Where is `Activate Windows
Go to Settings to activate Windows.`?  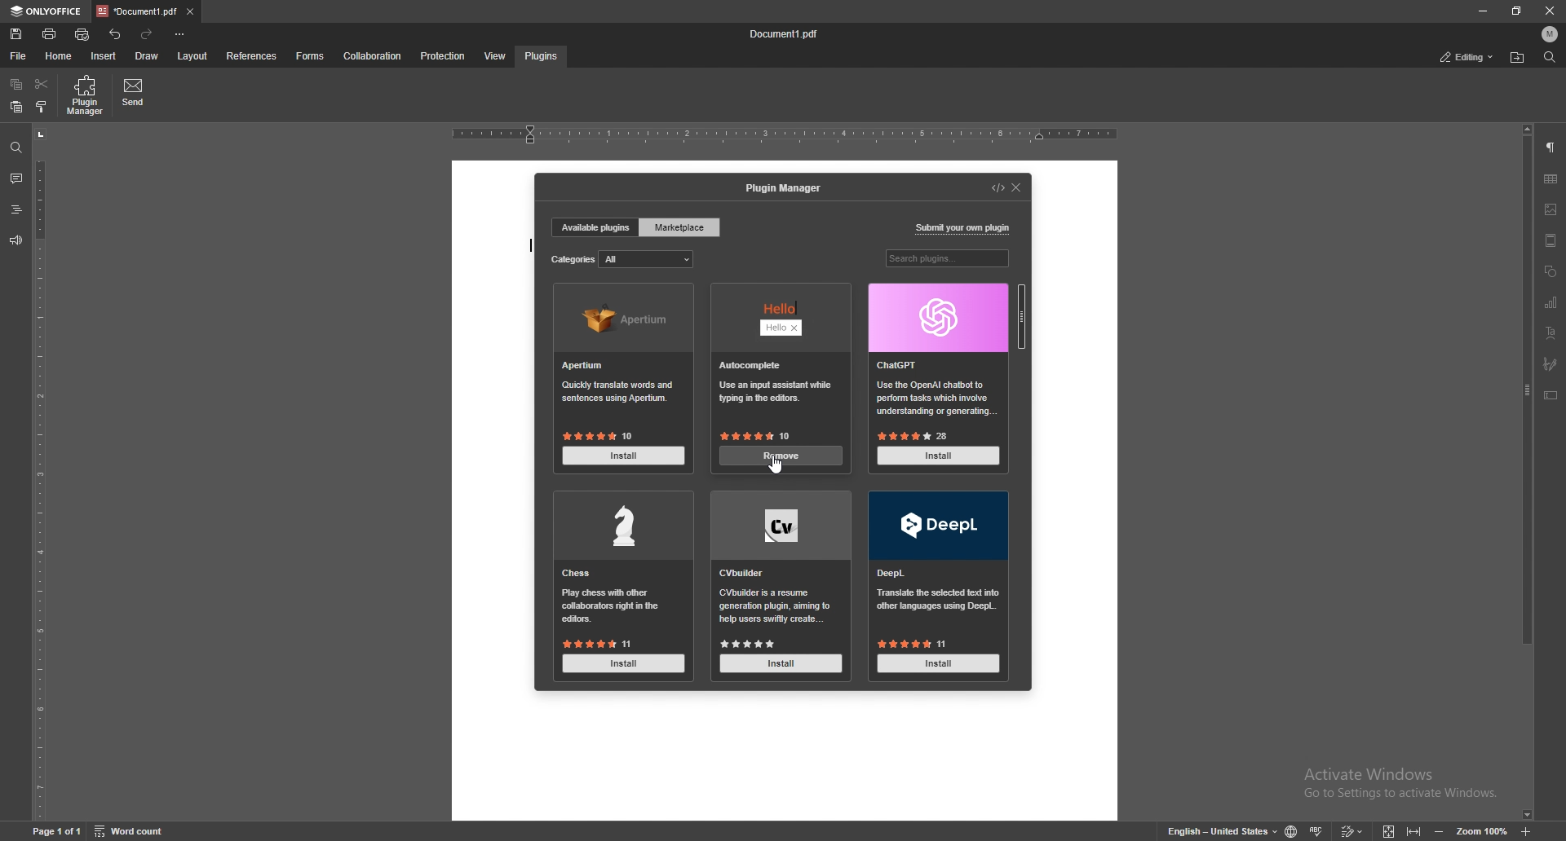
Activate Windows
Go to Settings to activate Windows. is located at coordinates (1399, 782).